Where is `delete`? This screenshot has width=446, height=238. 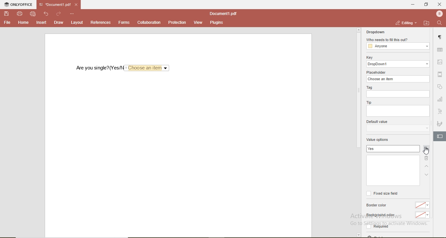 delete is located at coordinates (426, 158).